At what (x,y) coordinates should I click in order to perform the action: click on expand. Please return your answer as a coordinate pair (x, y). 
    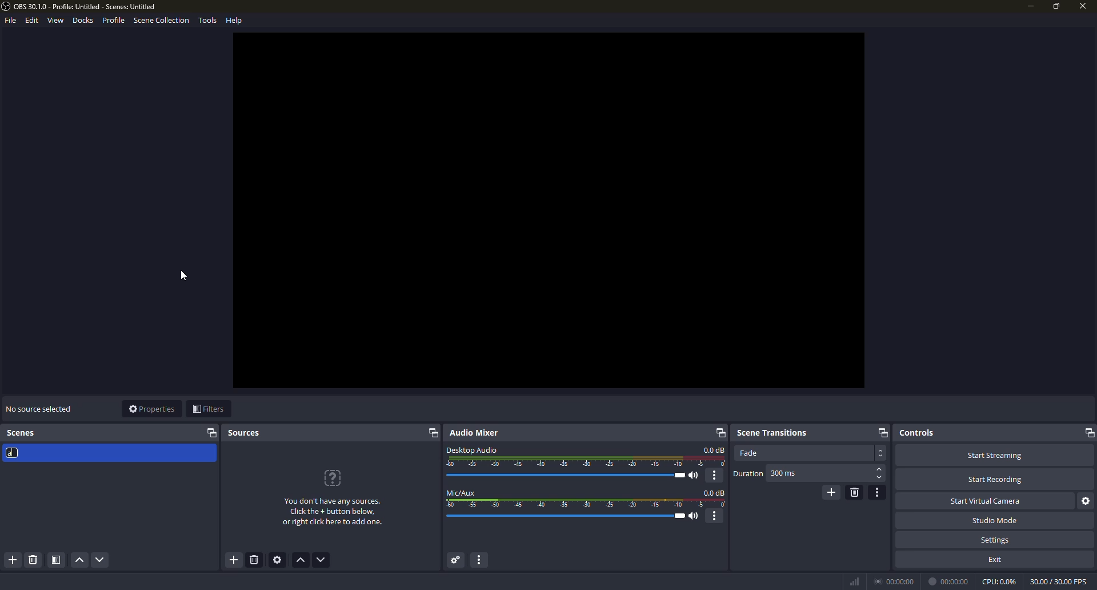
    Looking at the image, I should click on (1087, 433).